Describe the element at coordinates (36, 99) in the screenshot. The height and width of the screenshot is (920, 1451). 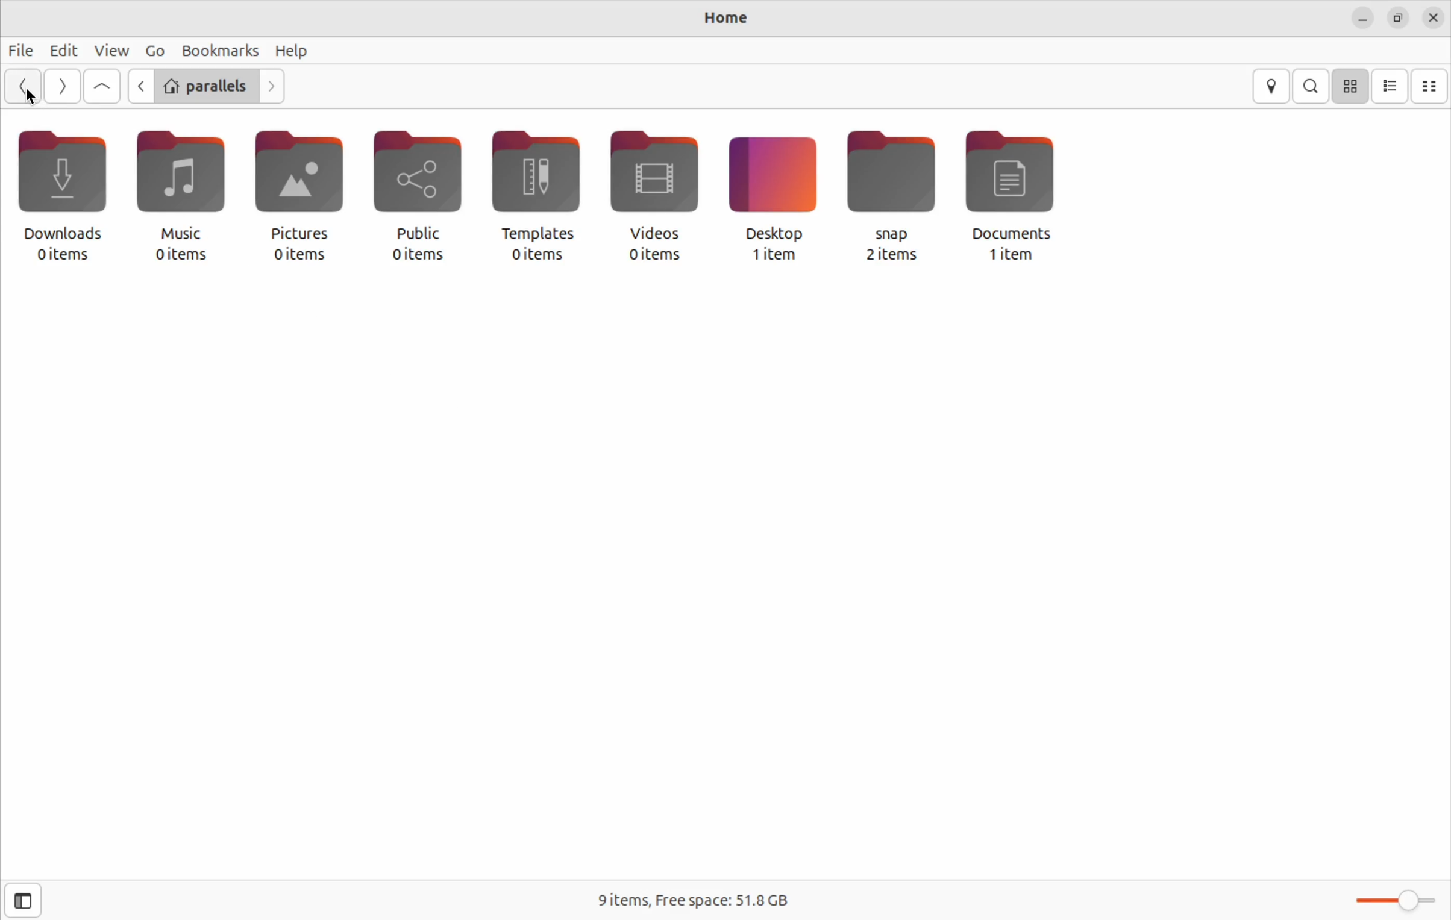
I see `cursor` at that location.